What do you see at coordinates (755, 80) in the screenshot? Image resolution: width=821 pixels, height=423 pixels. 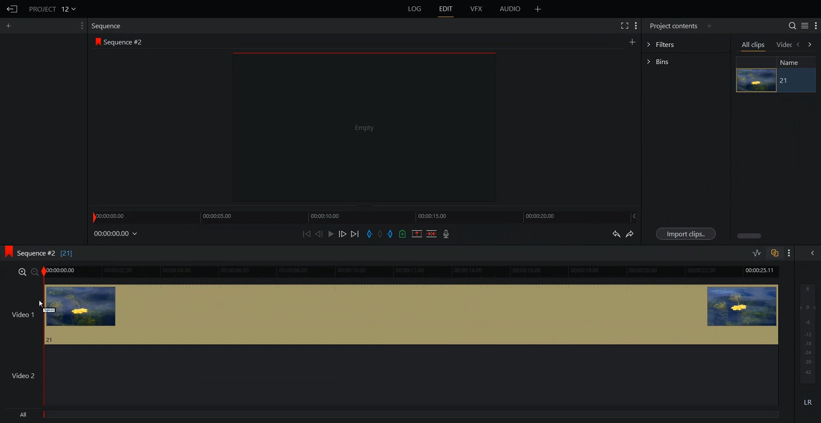 I see `Video File` at bounding box center [755, 80].